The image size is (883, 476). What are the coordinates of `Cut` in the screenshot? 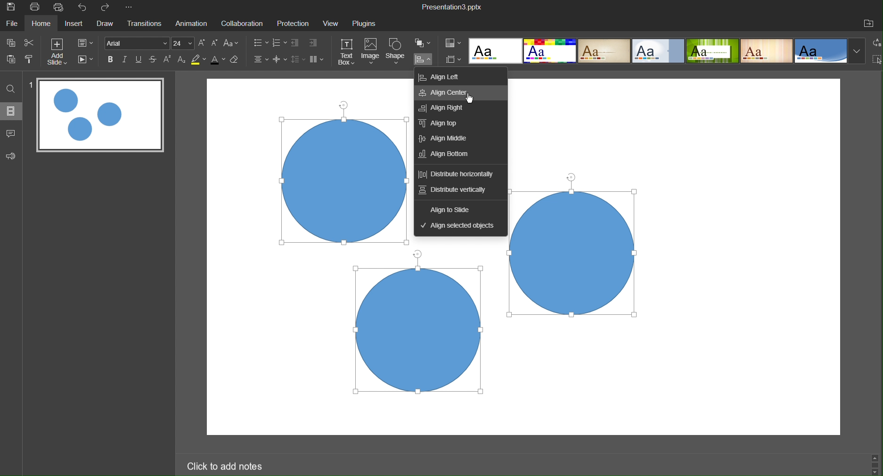 It's located at (34, 45).